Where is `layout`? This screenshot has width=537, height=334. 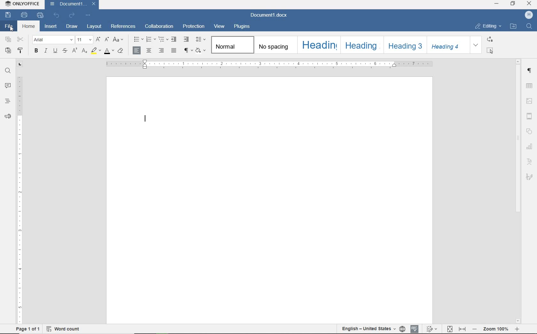 layout is located at coordinates (93, 26).